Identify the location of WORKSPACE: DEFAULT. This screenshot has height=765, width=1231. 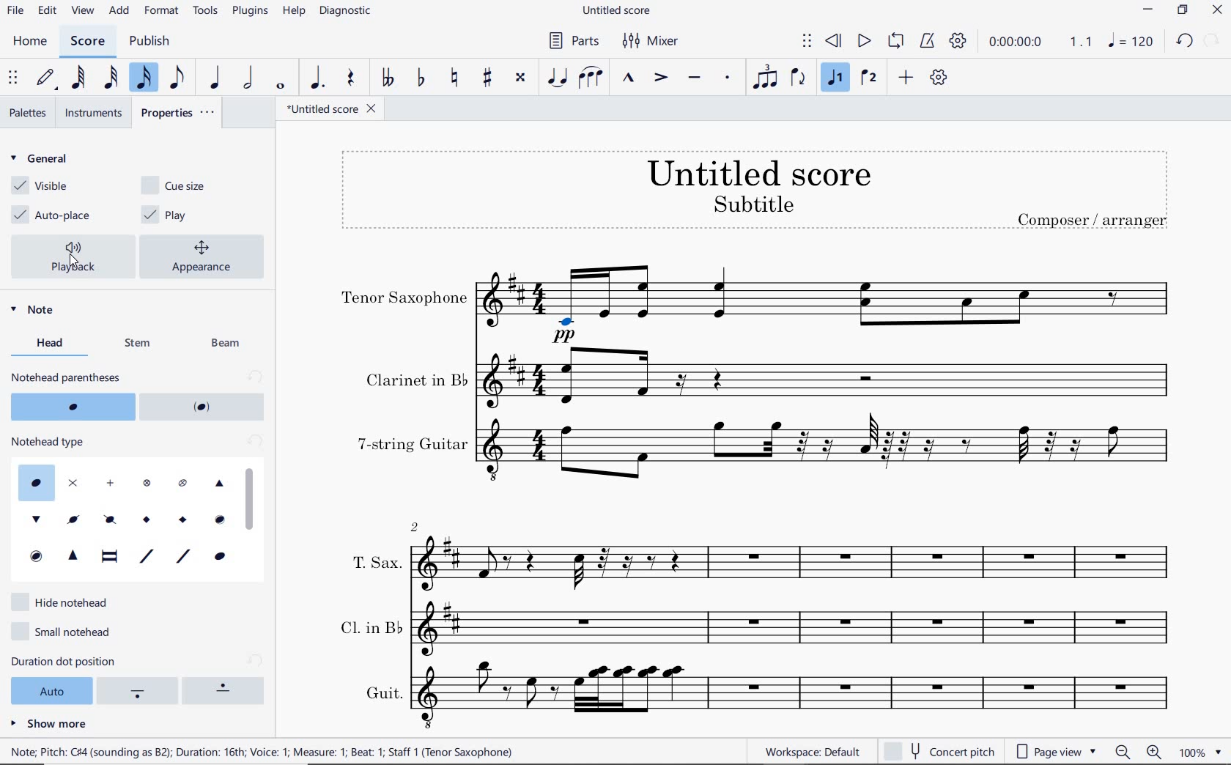
(812, 752).